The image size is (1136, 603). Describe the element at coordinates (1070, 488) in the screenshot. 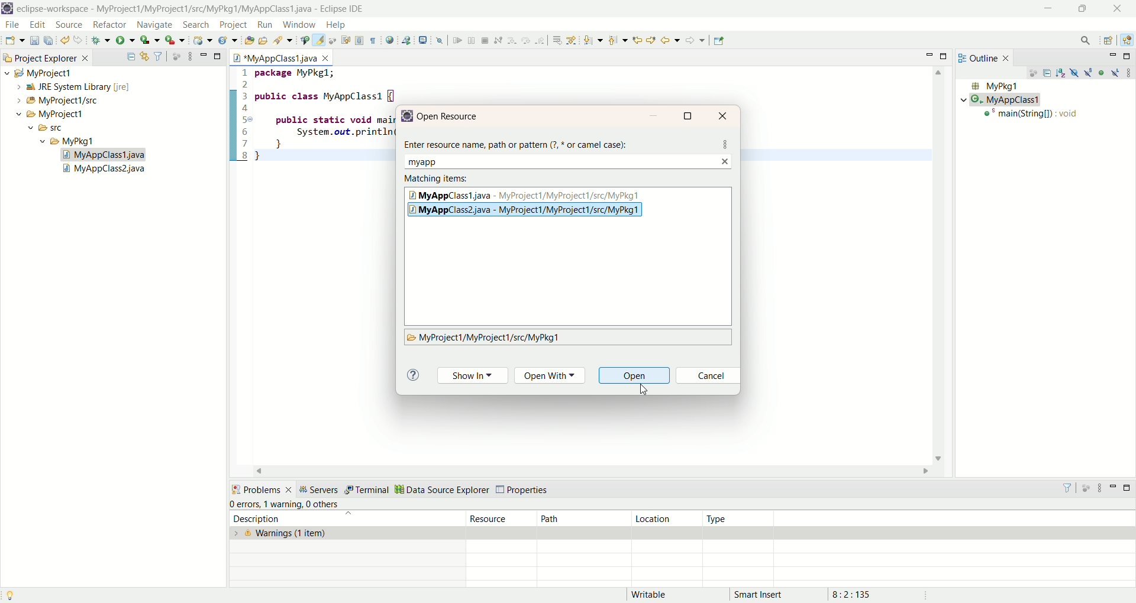

I see `filter` at that location.